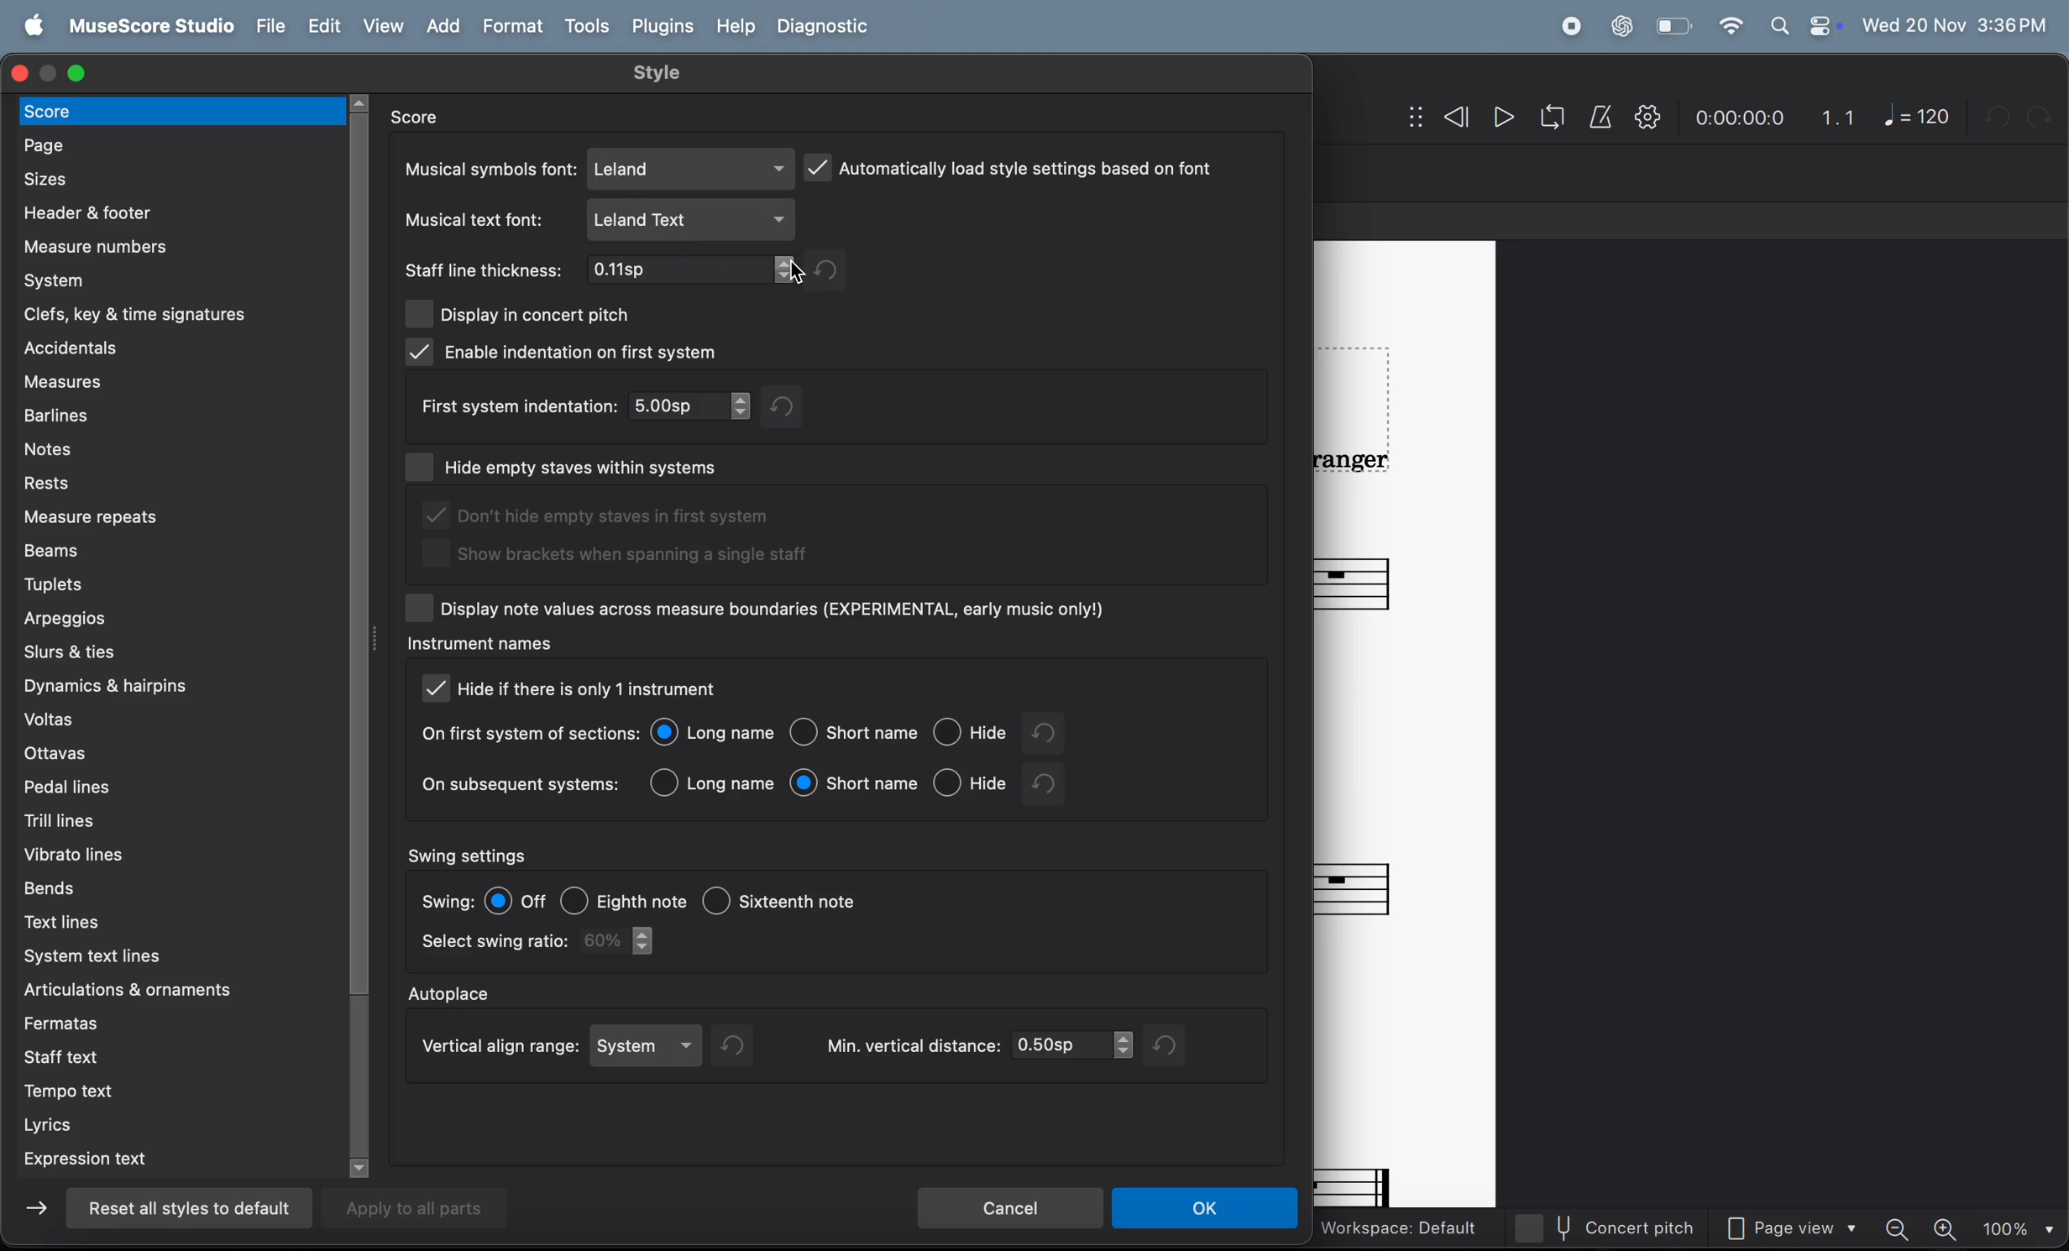 Image resolution: width=2069 pixels, height=1251 pixels. I want to click on okay, so click(1207, 1209).